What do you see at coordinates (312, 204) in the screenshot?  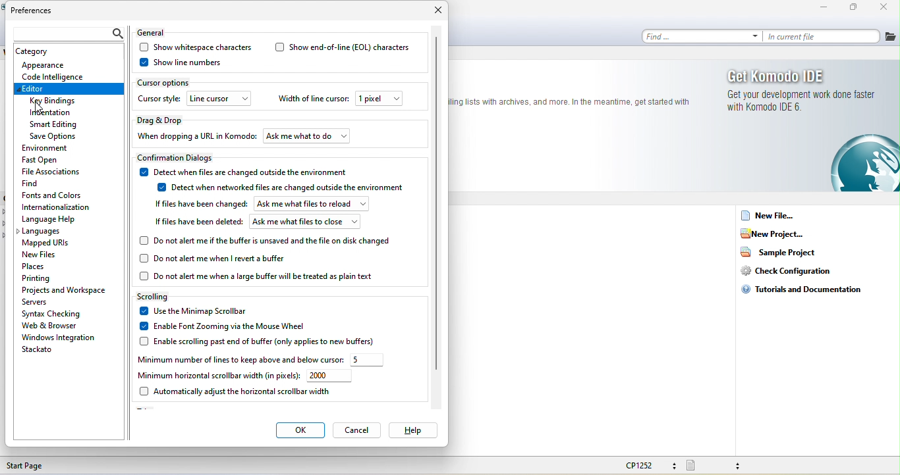 I see `ask me what files to reload` at bounding box center [312, 204].